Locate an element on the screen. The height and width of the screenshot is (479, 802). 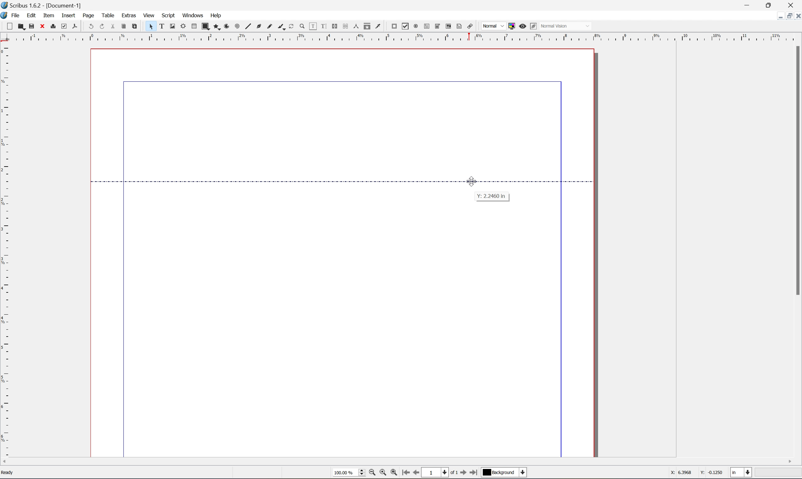
ruler is located at coordinates (5, 251).